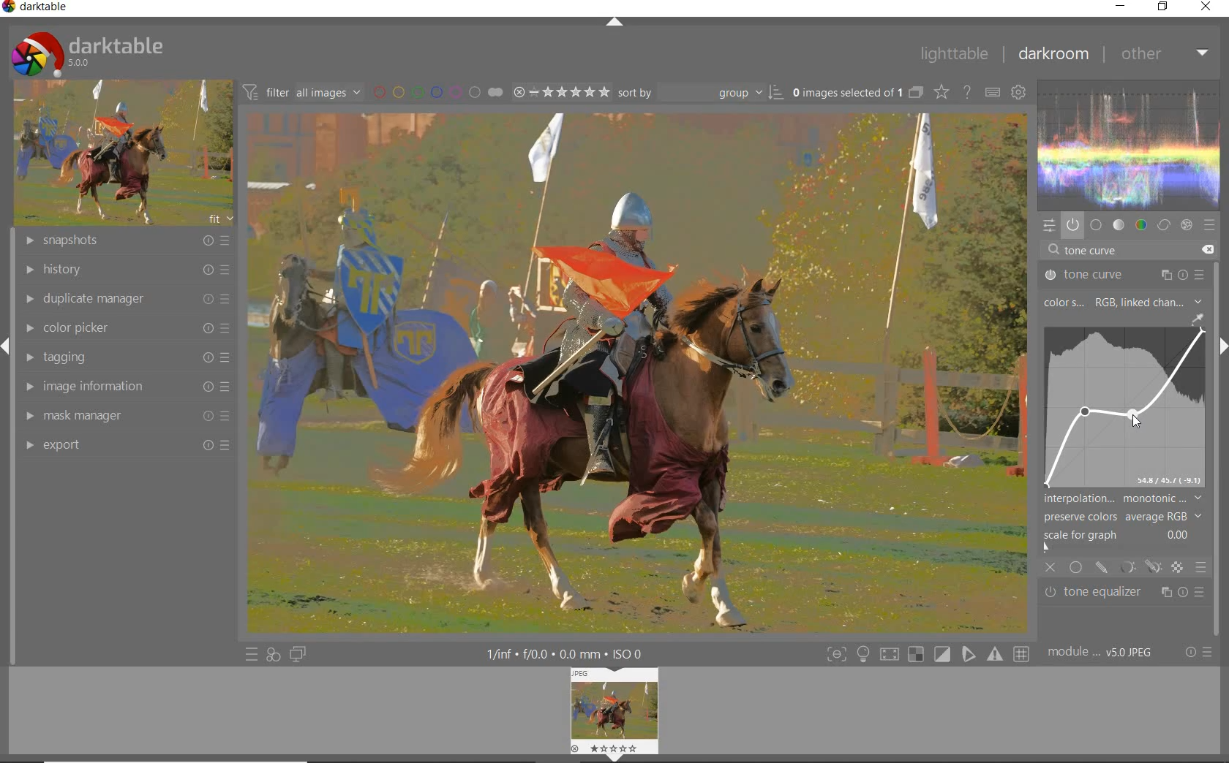  What do you see at coordinates (1207, 7) in the screenshot?
I see `close` at bounding box center [1207, 7].